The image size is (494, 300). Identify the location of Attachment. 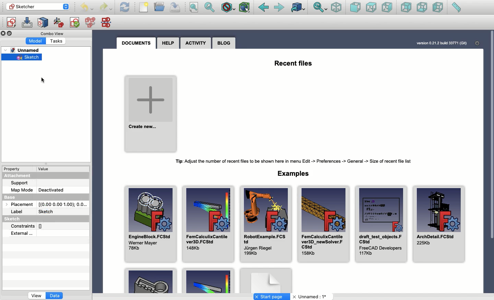
(19, 176).